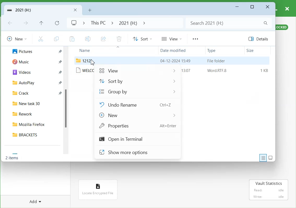 This screenshot has width=296, height=208. What do you see at coordinates (11, 23) in the screenshot?
I see `Go Back ` at bounding box center [11, 23].